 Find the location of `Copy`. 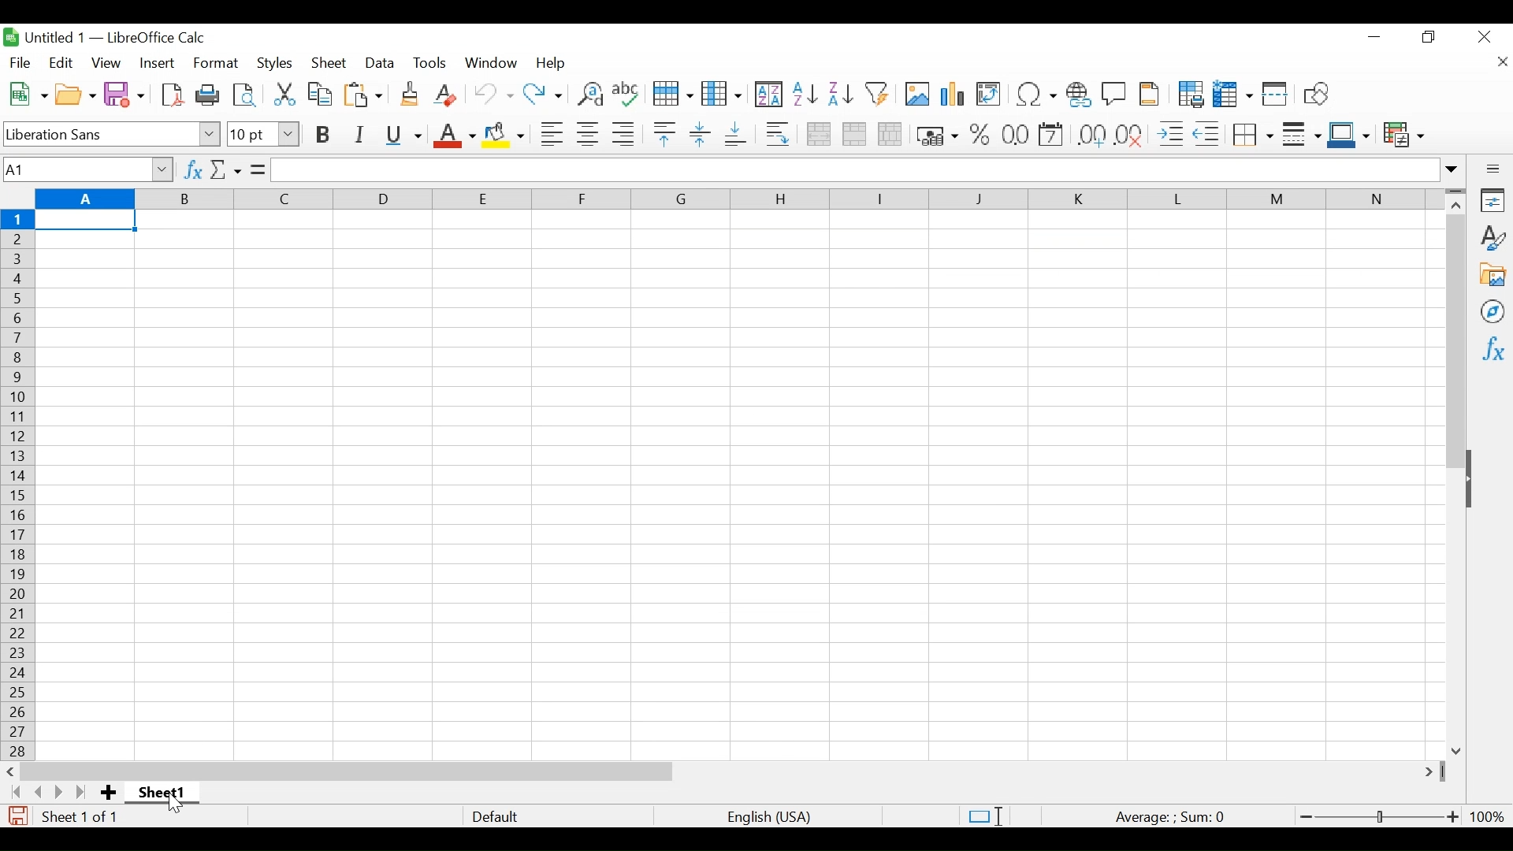

Copy is located at coordinates (320, 93).